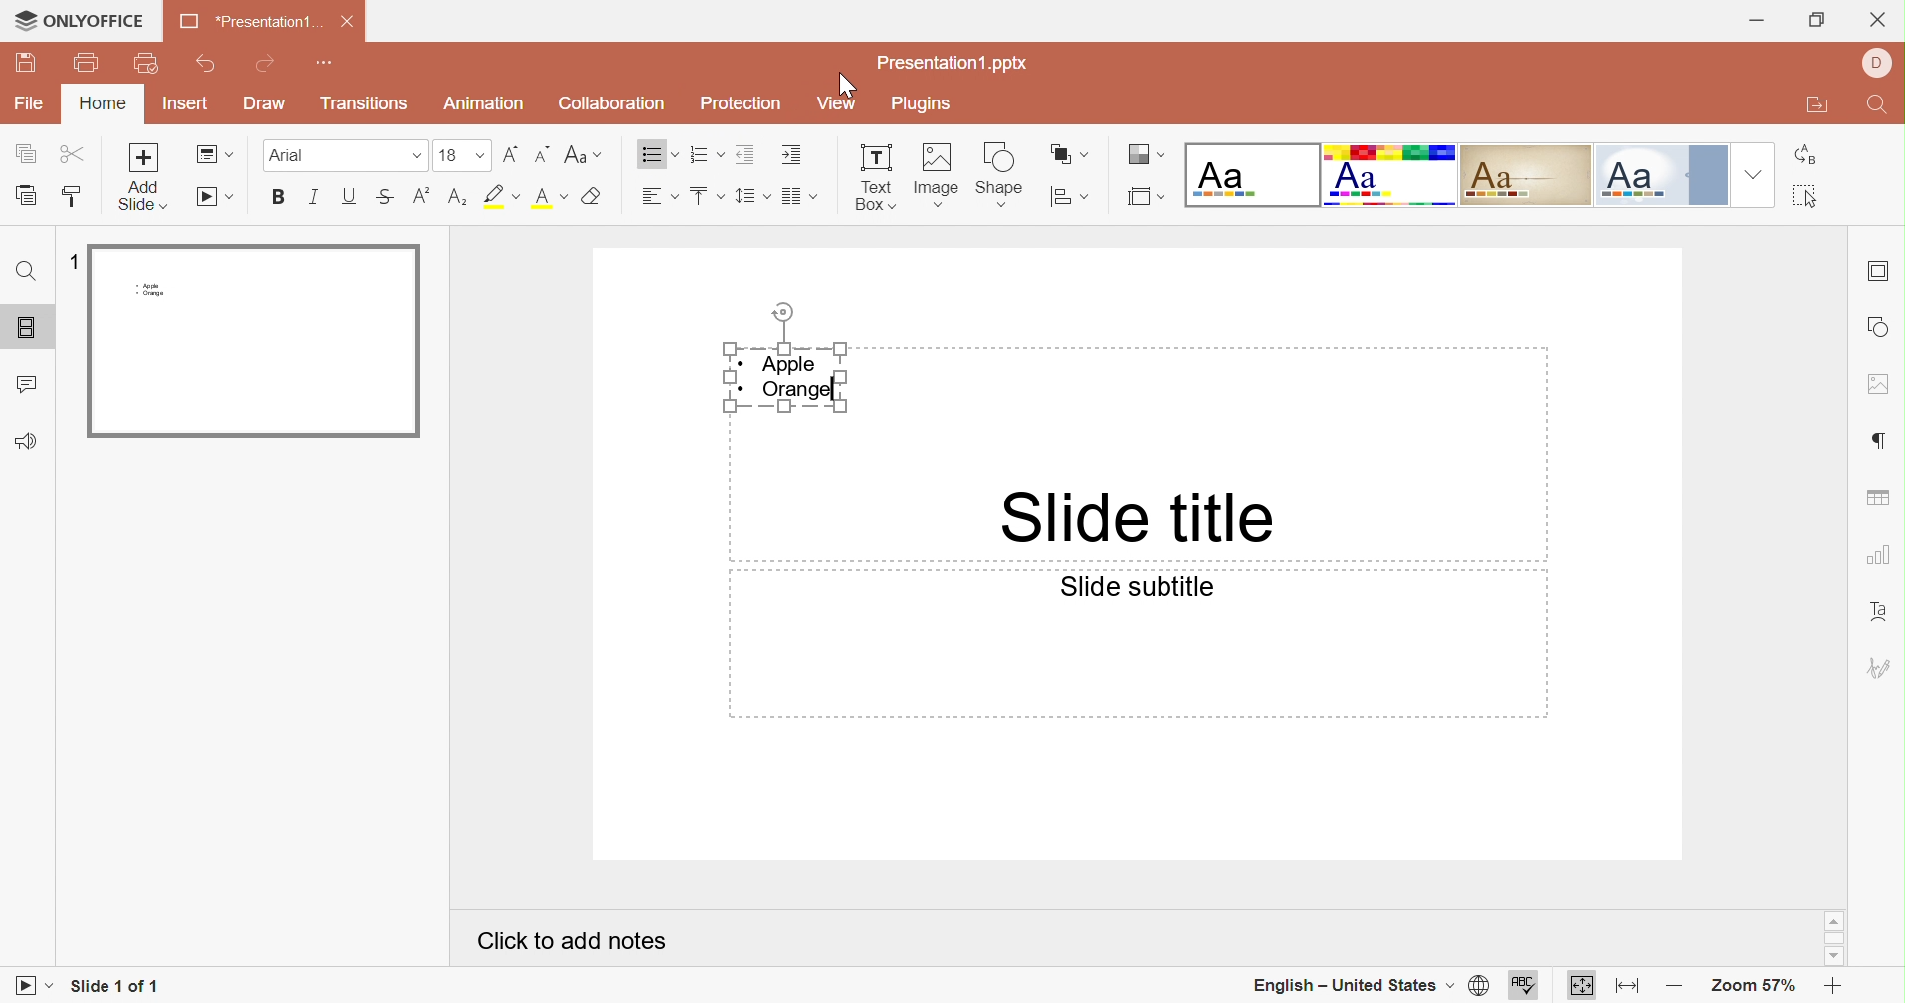  Describe the element at coordinates (743, 155) in the screenshot. I see `Decrease indent` at that location.